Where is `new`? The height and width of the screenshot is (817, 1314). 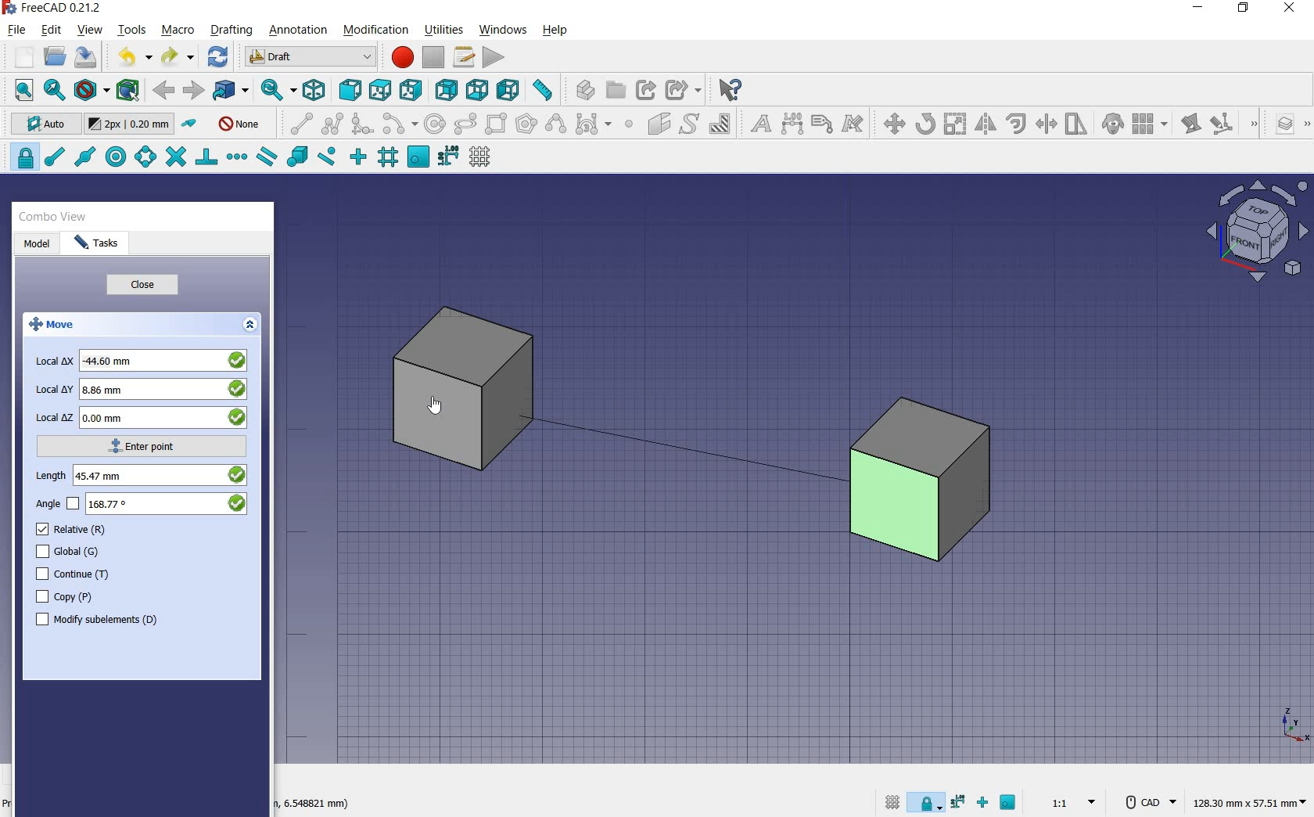
new is located at coordinates (20, 57).